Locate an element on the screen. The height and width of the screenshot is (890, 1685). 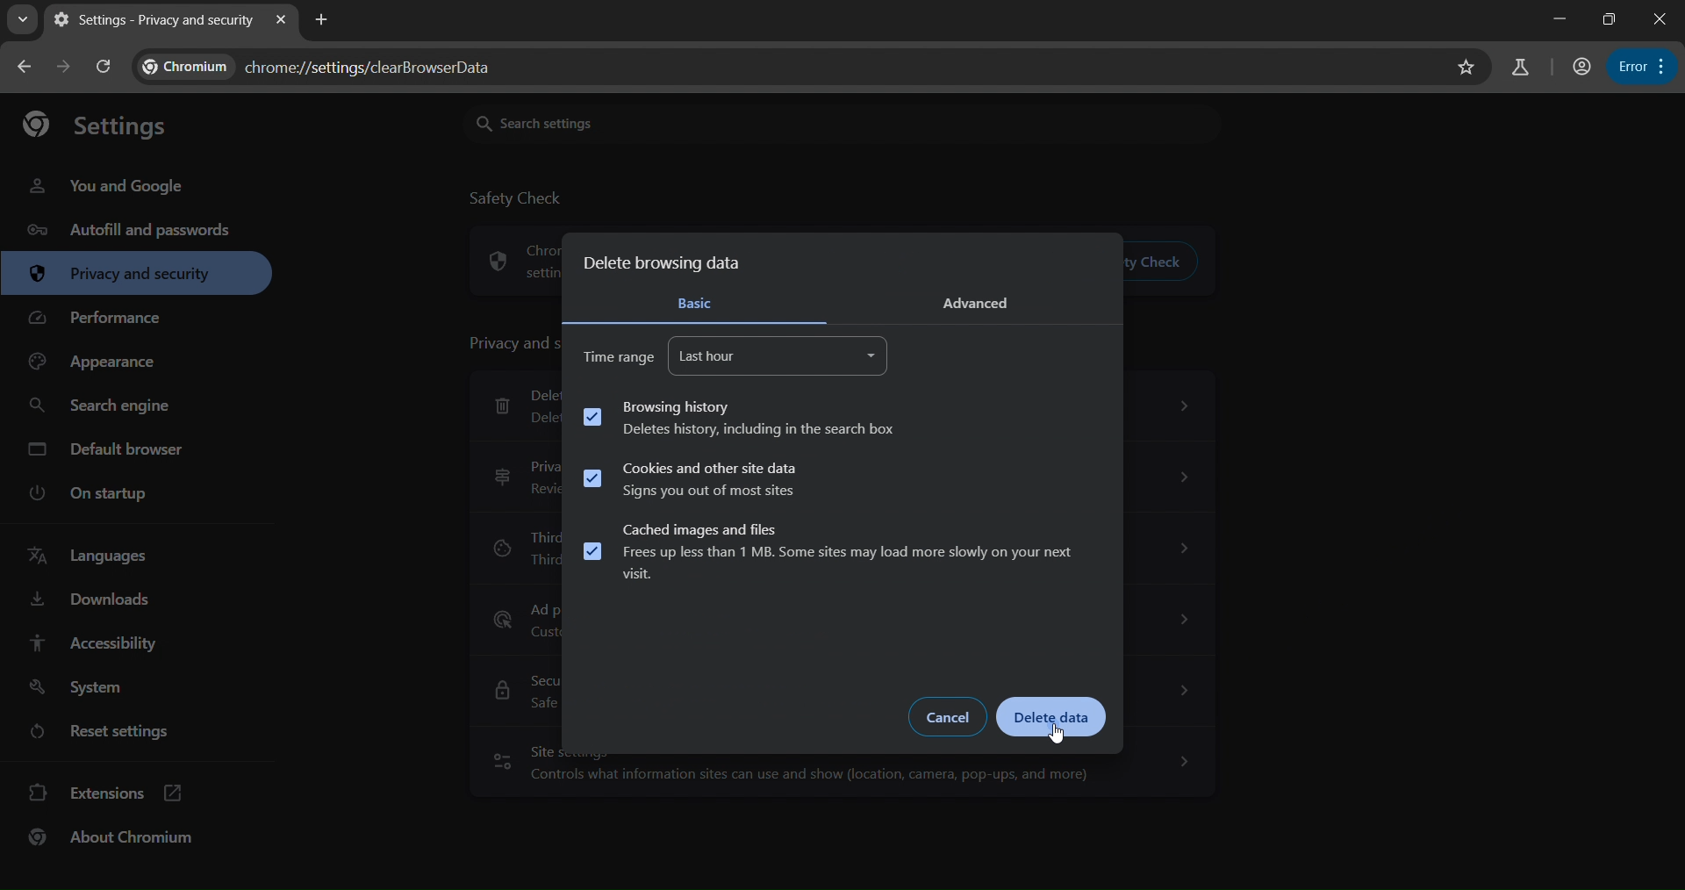
cancel is located at coordinates (949, 716).